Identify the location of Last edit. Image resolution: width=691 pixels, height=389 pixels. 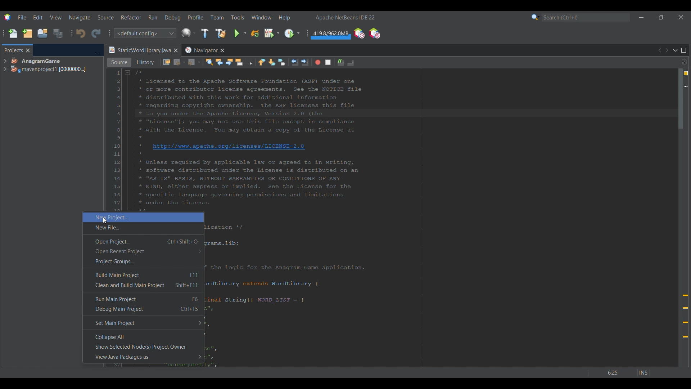
(167, 62).